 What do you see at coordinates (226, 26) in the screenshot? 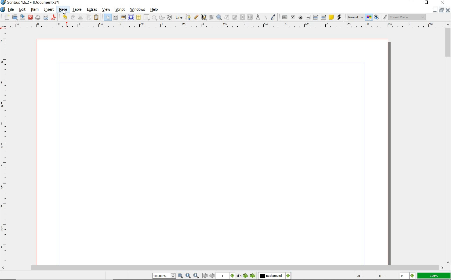
I see `Horizontal Margin` at bounding box center [226, 26].